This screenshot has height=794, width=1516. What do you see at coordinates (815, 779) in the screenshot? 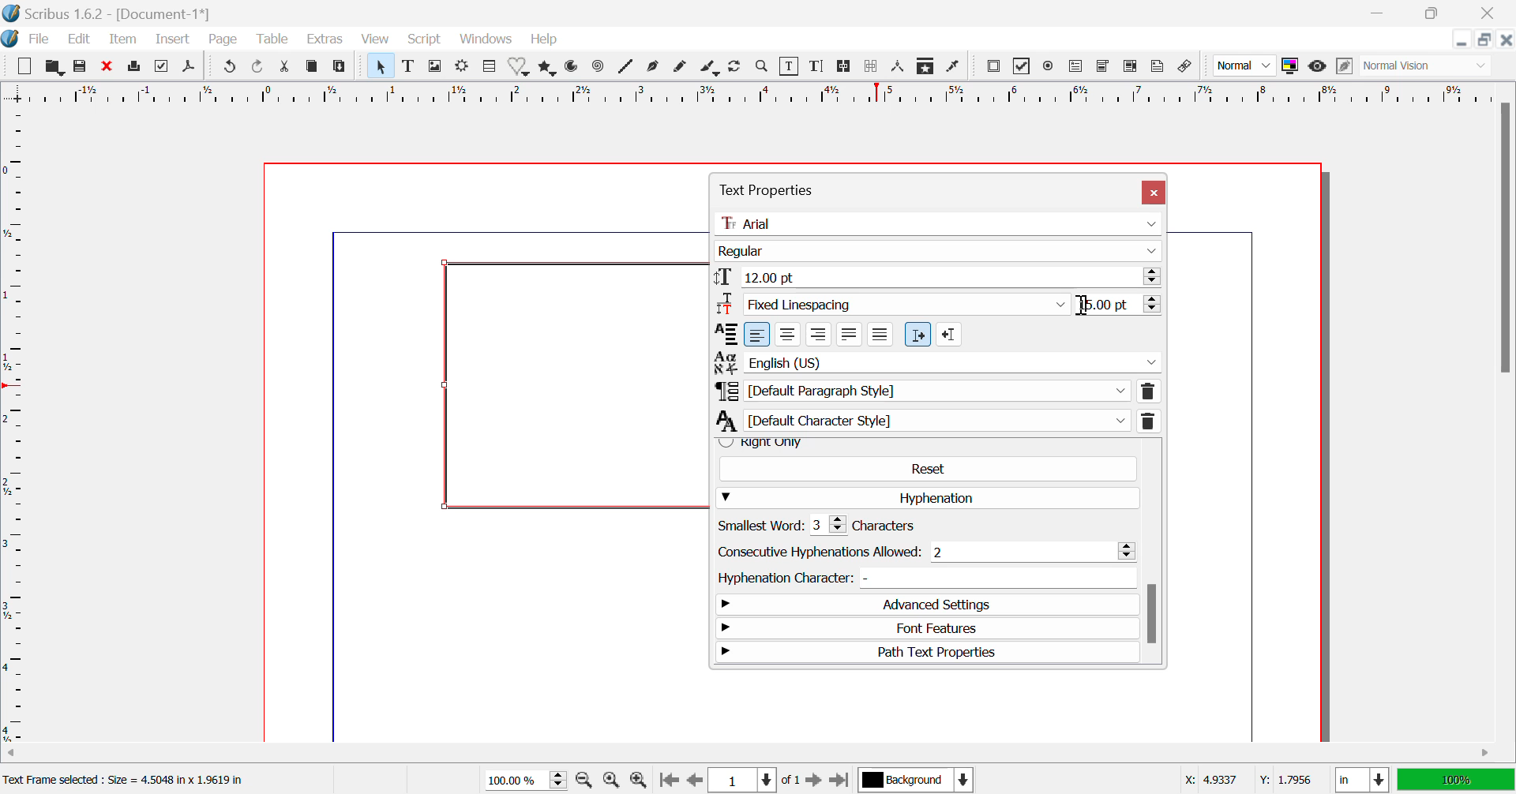
I see `Next Page` at bounding box center [815, 779].